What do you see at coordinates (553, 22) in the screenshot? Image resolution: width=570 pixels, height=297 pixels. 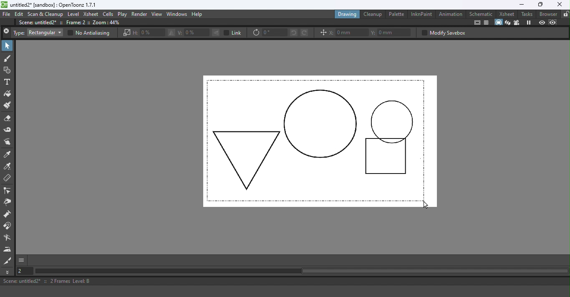 I see `Sub-camera preview` at bounding box center [553, 22].